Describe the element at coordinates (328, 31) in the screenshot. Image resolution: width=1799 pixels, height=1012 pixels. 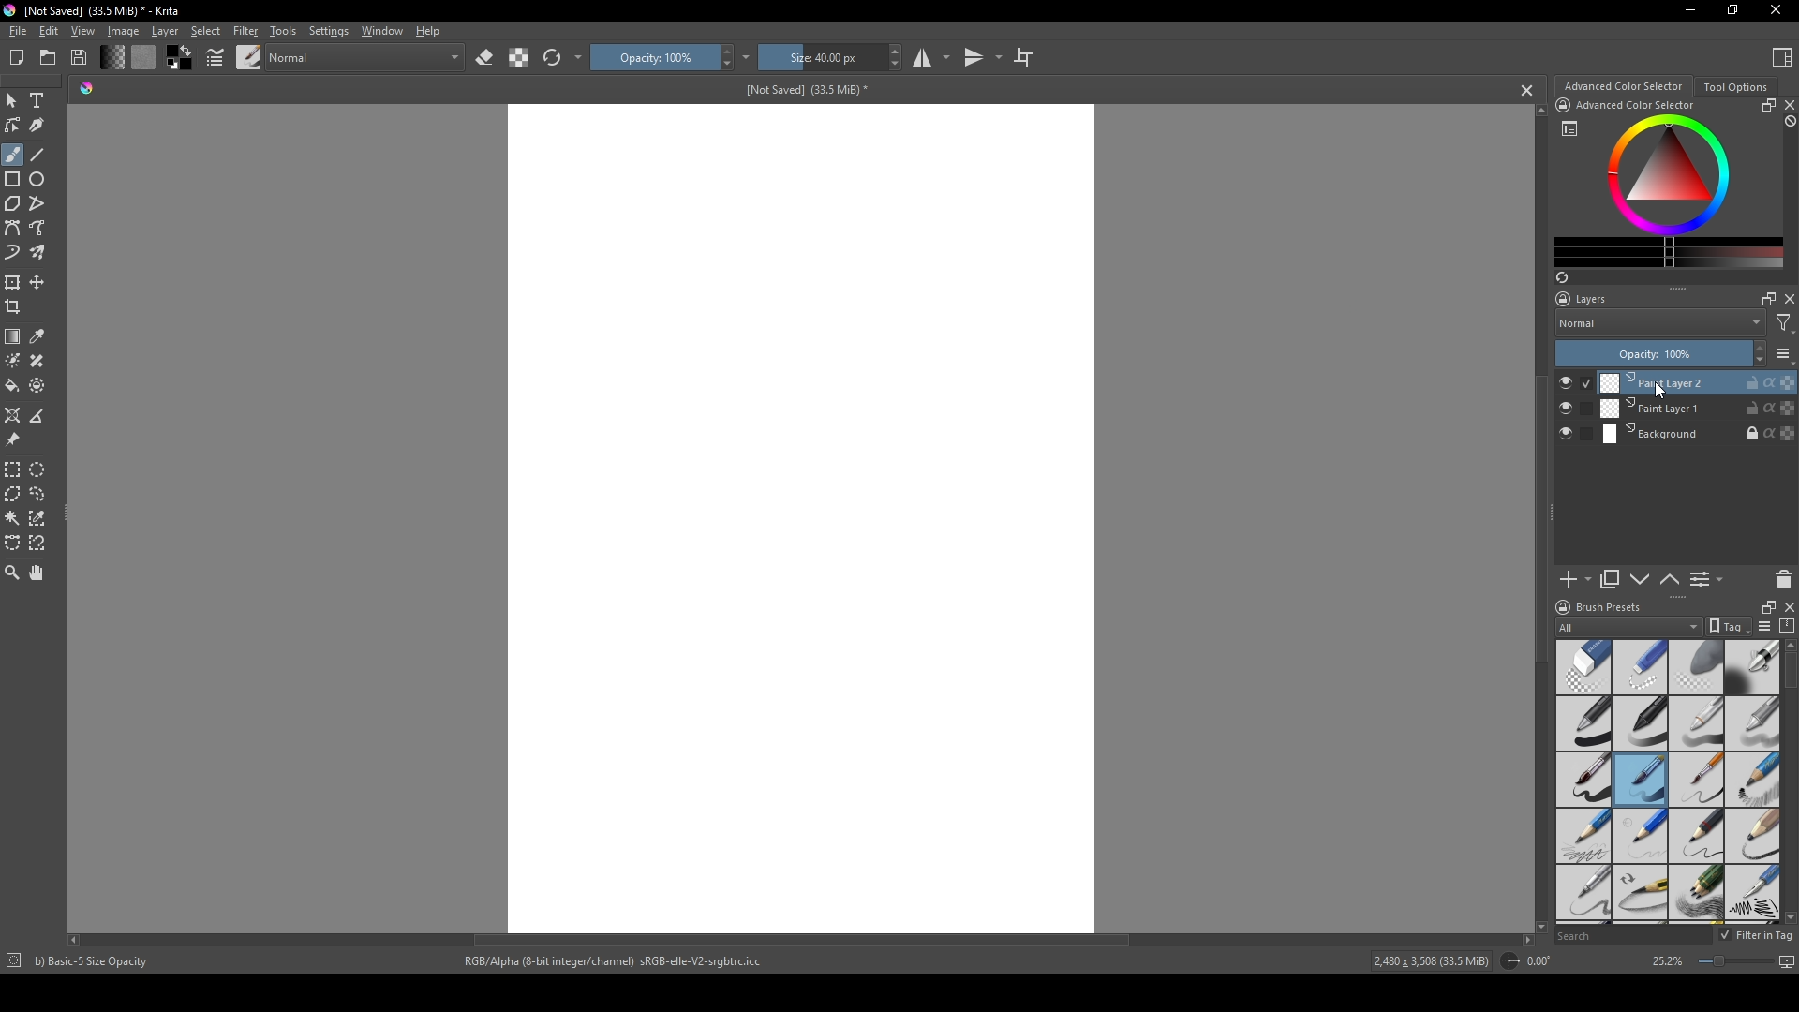
I see `Settings` at that location.